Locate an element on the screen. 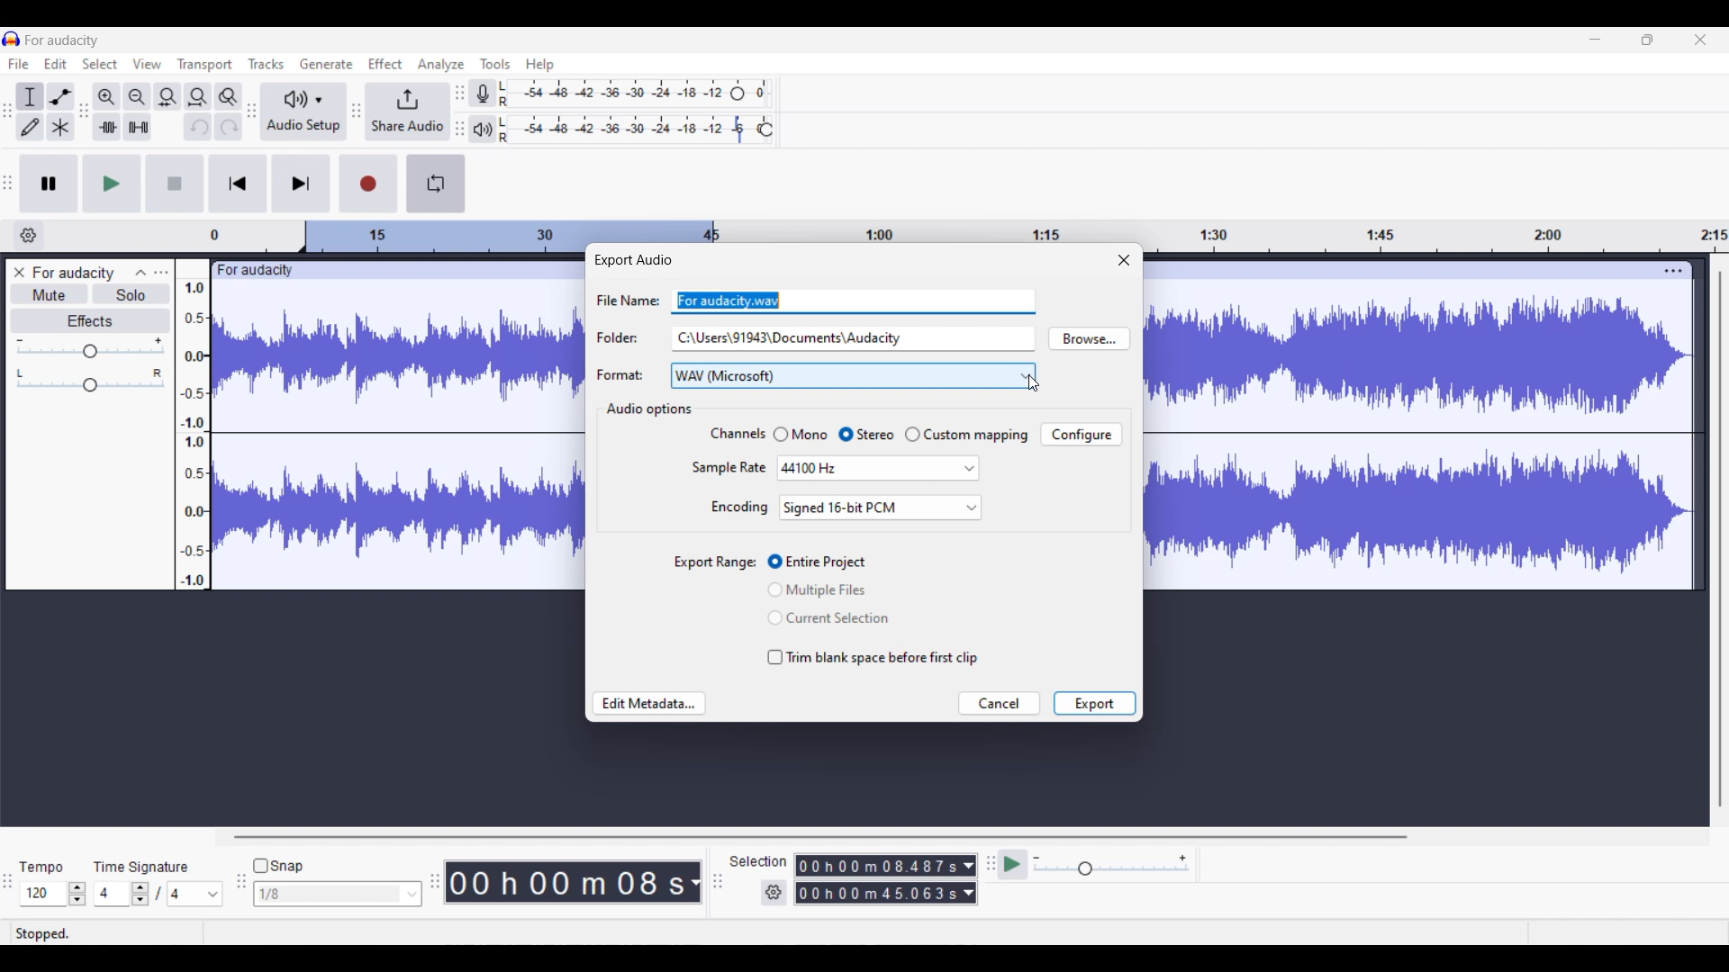 This screenshot has width=1729, height=972. Increase/Decrease number is located at coordinates (140, 894).